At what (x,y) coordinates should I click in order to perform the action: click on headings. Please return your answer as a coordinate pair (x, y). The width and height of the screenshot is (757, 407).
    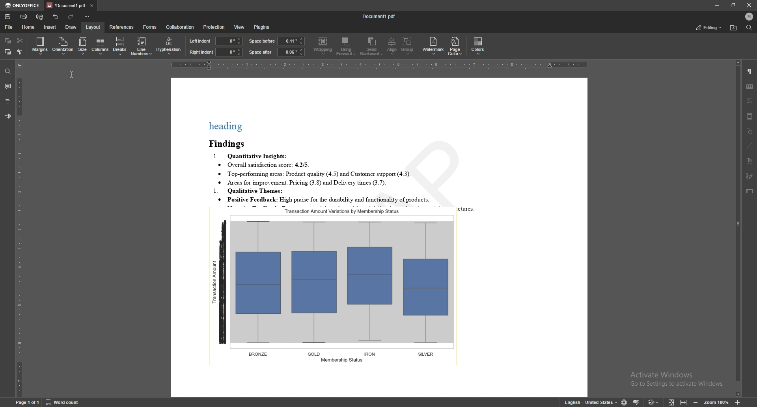
    Looking at the image, I should click on (7, 101).